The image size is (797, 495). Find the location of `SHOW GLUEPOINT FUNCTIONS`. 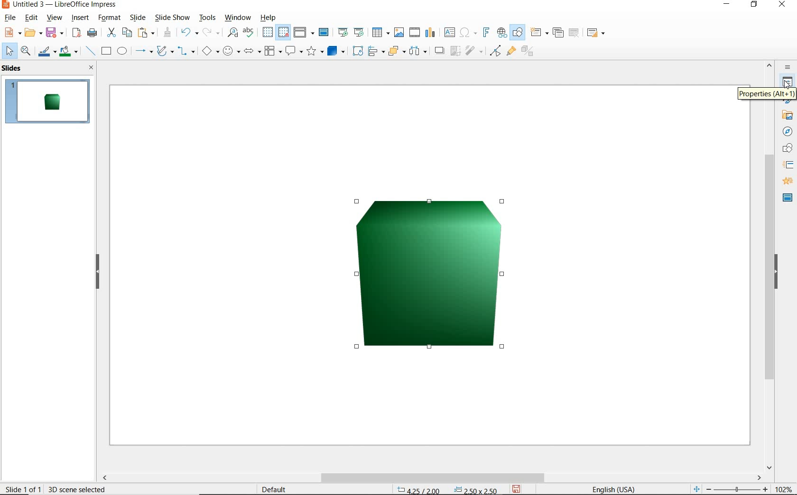

SHOW GLUEPOINT FUNCTIONS is located at coordinates (511, 52).